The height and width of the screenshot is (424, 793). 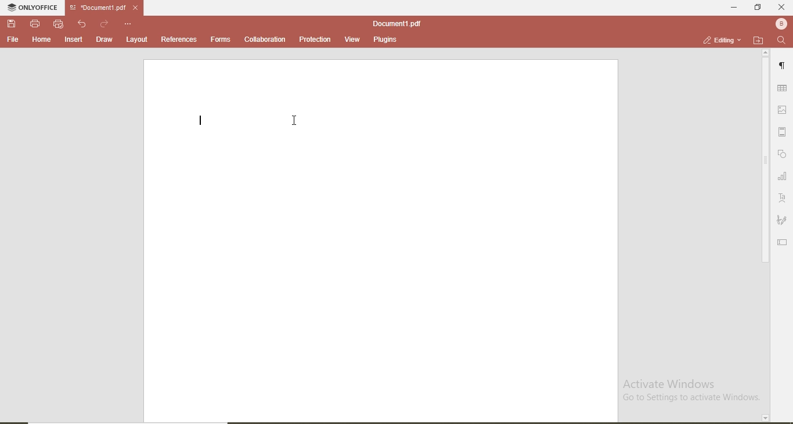 I want to click on close, so click(x=138, y=8).